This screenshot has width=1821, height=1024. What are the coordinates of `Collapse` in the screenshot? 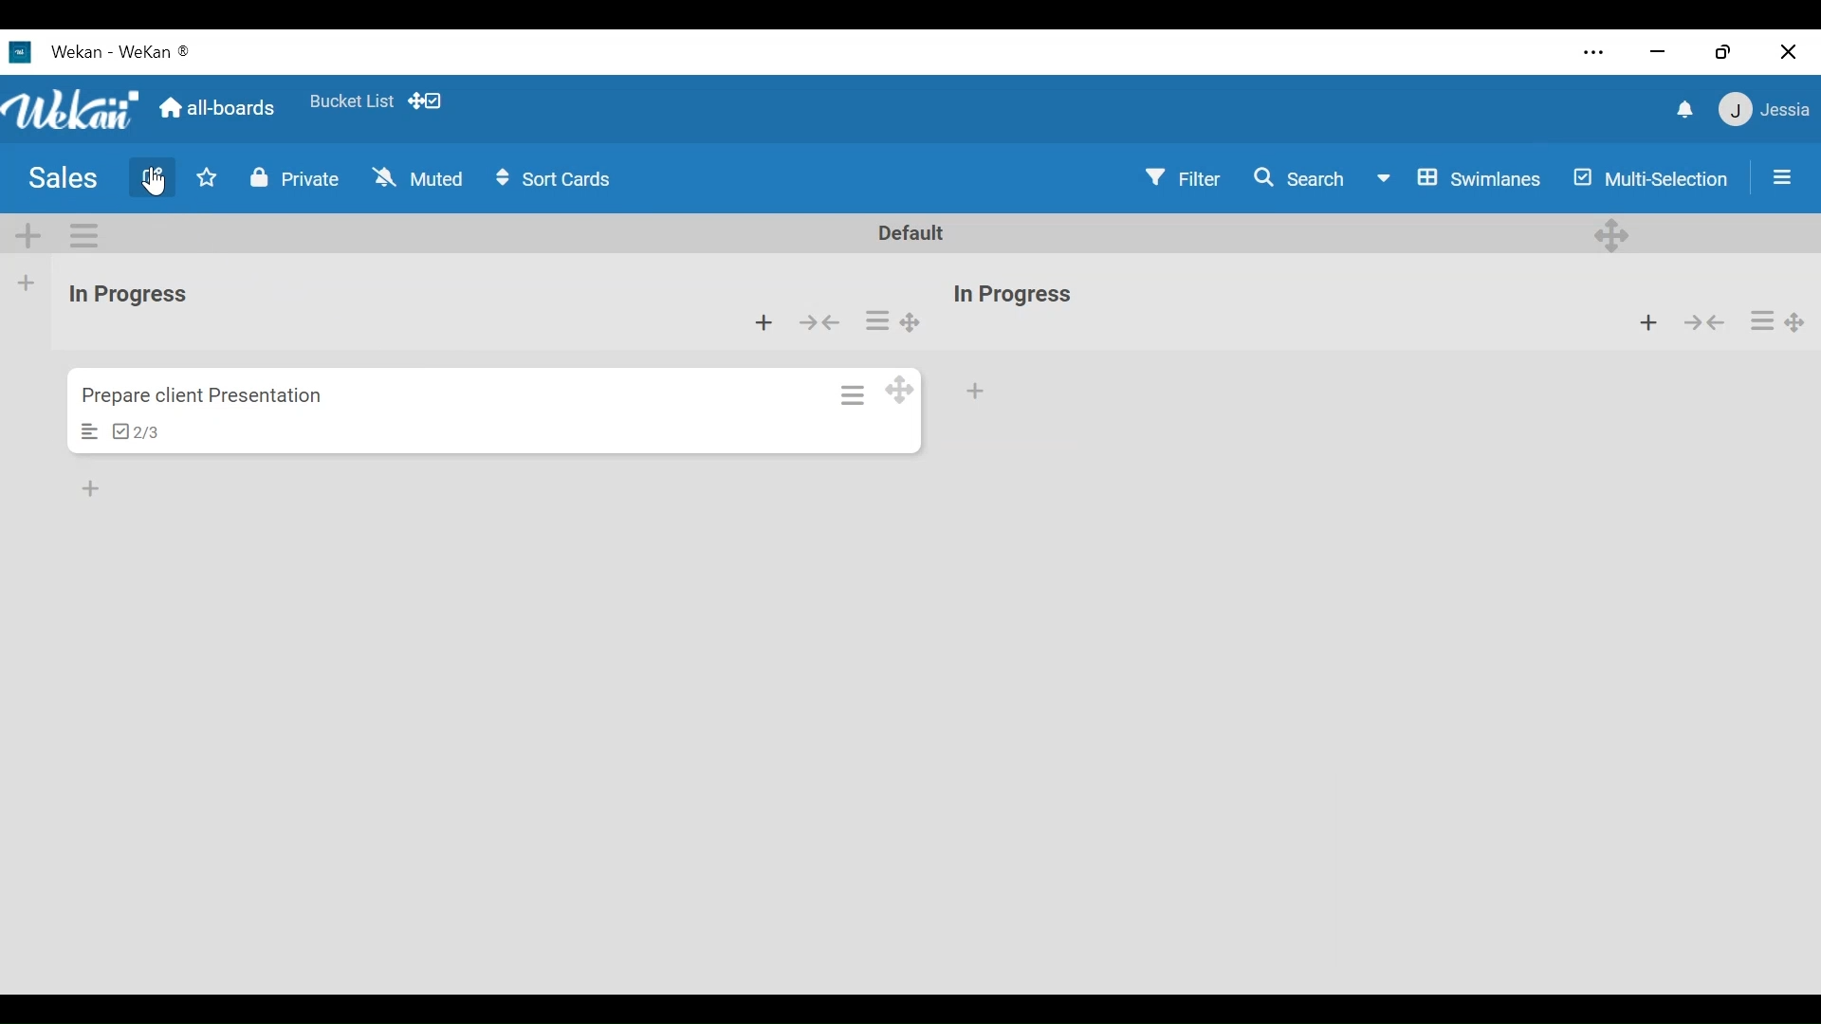 It's located at (1702, 320).